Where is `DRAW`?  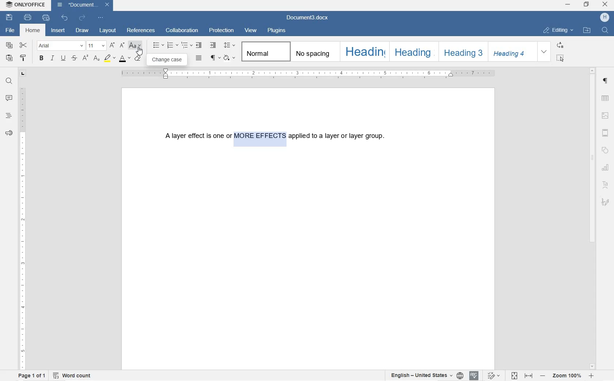 DRAW is located at coordinates (82, 30).